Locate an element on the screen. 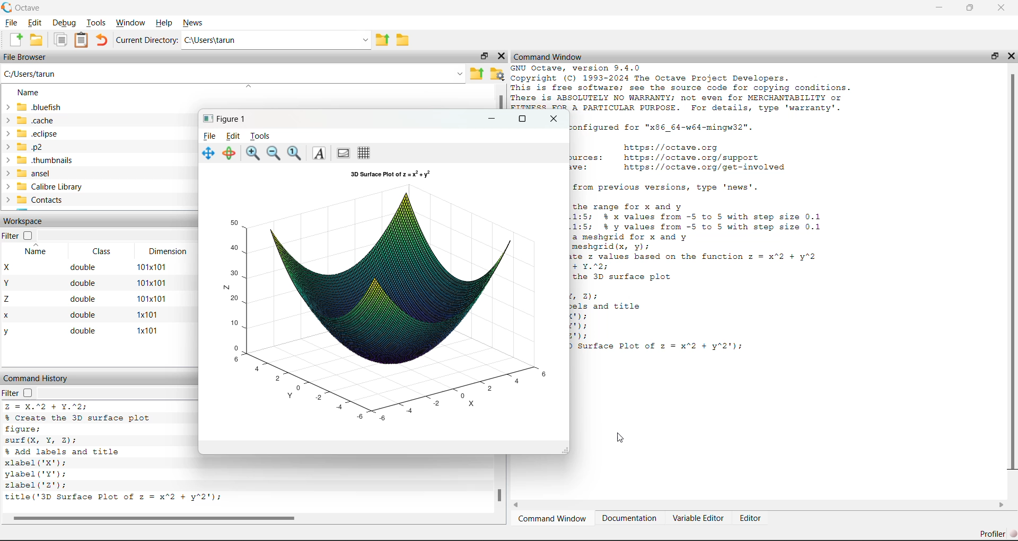 Image resolution: width=1018 pixels, height=541 pixels. Dimension is located at coordinates (167, 251).